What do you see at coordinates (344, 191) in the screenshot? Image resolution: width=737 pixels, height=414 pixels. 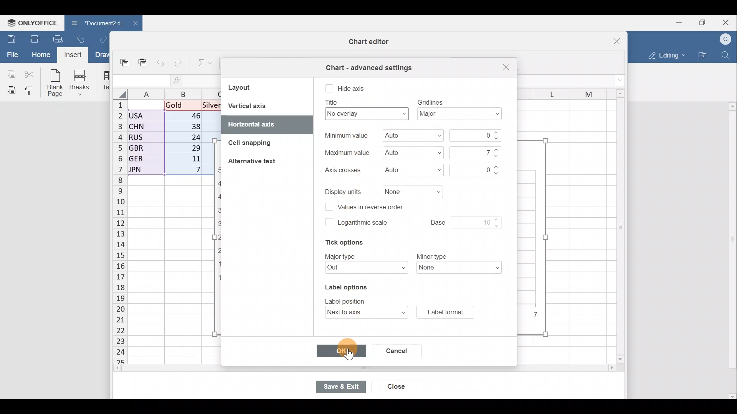 I see `text` at bounding box center [344, 191].